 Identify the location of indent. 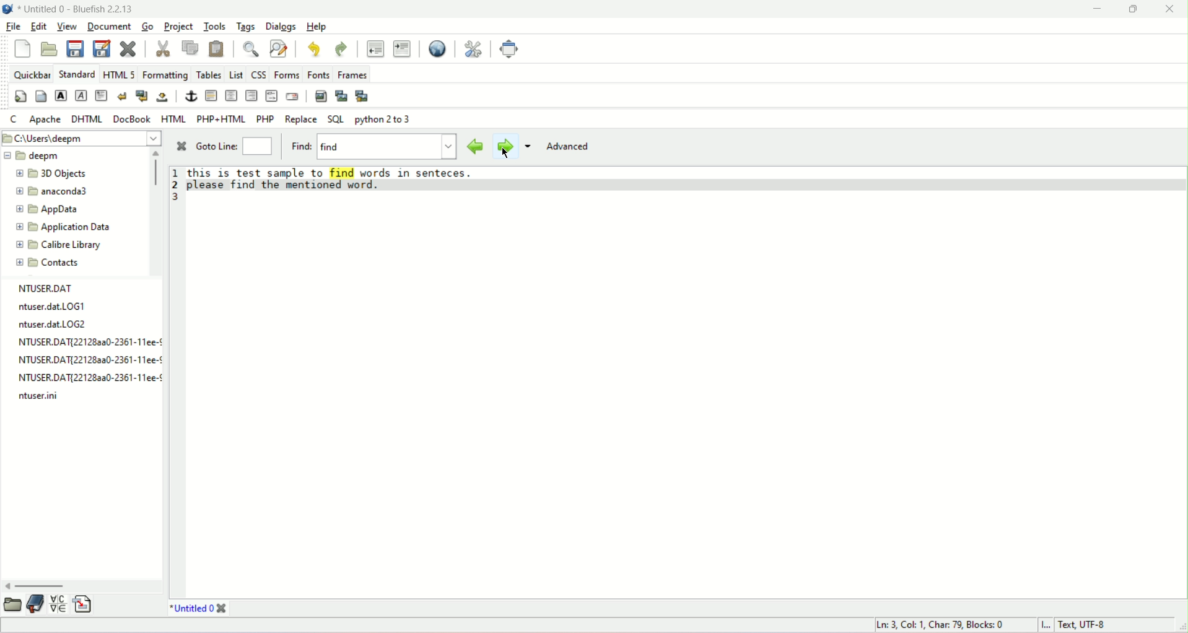
(403, 48).